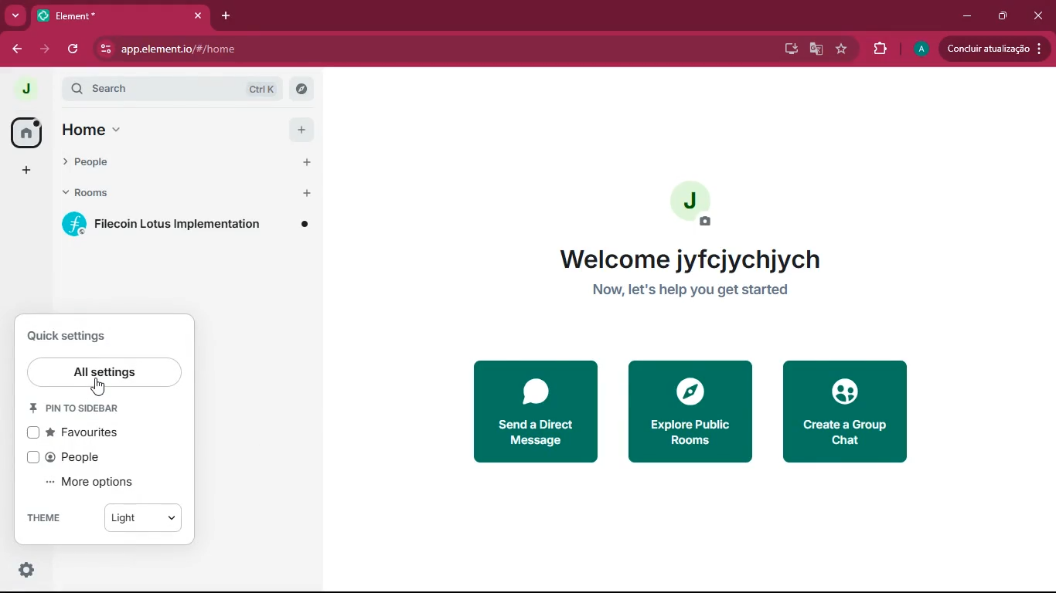 The image size is (1056, 593). Describe the element at coordinates (53, 519) in the screenshot. I see `theme` at that location.